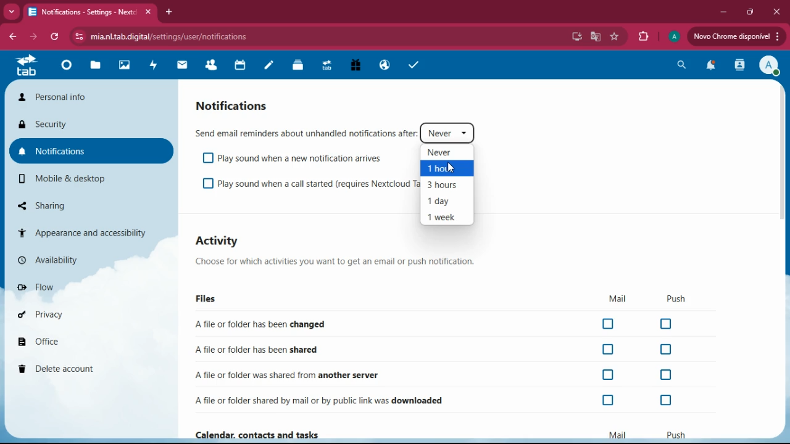  What do you see at coordinates (674, 38) in the screenshot?
I see `profile` at bounding box center [674, 38].